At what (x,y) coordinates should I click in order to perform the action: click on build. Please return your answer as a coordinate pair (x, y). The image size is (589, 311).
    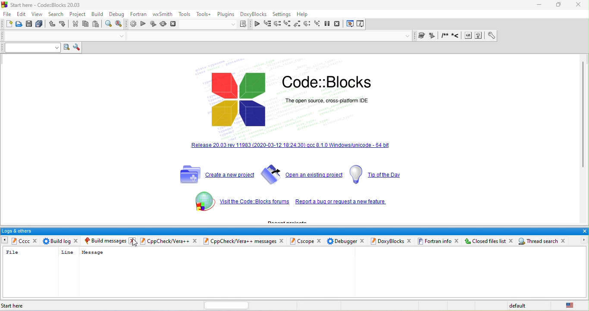
    Looking at the image, I should click on (100, 15).